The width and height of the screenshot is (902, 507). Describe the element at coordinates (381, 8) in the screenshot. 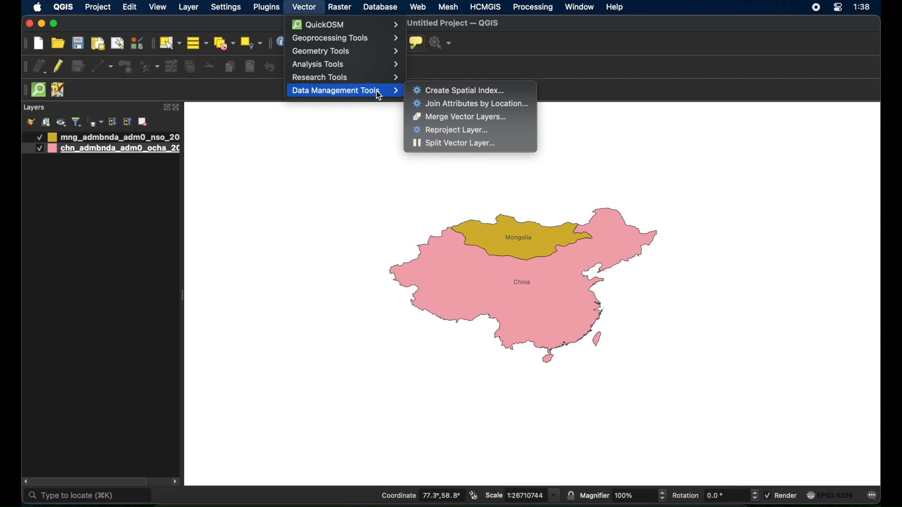

I see `database` at that location.